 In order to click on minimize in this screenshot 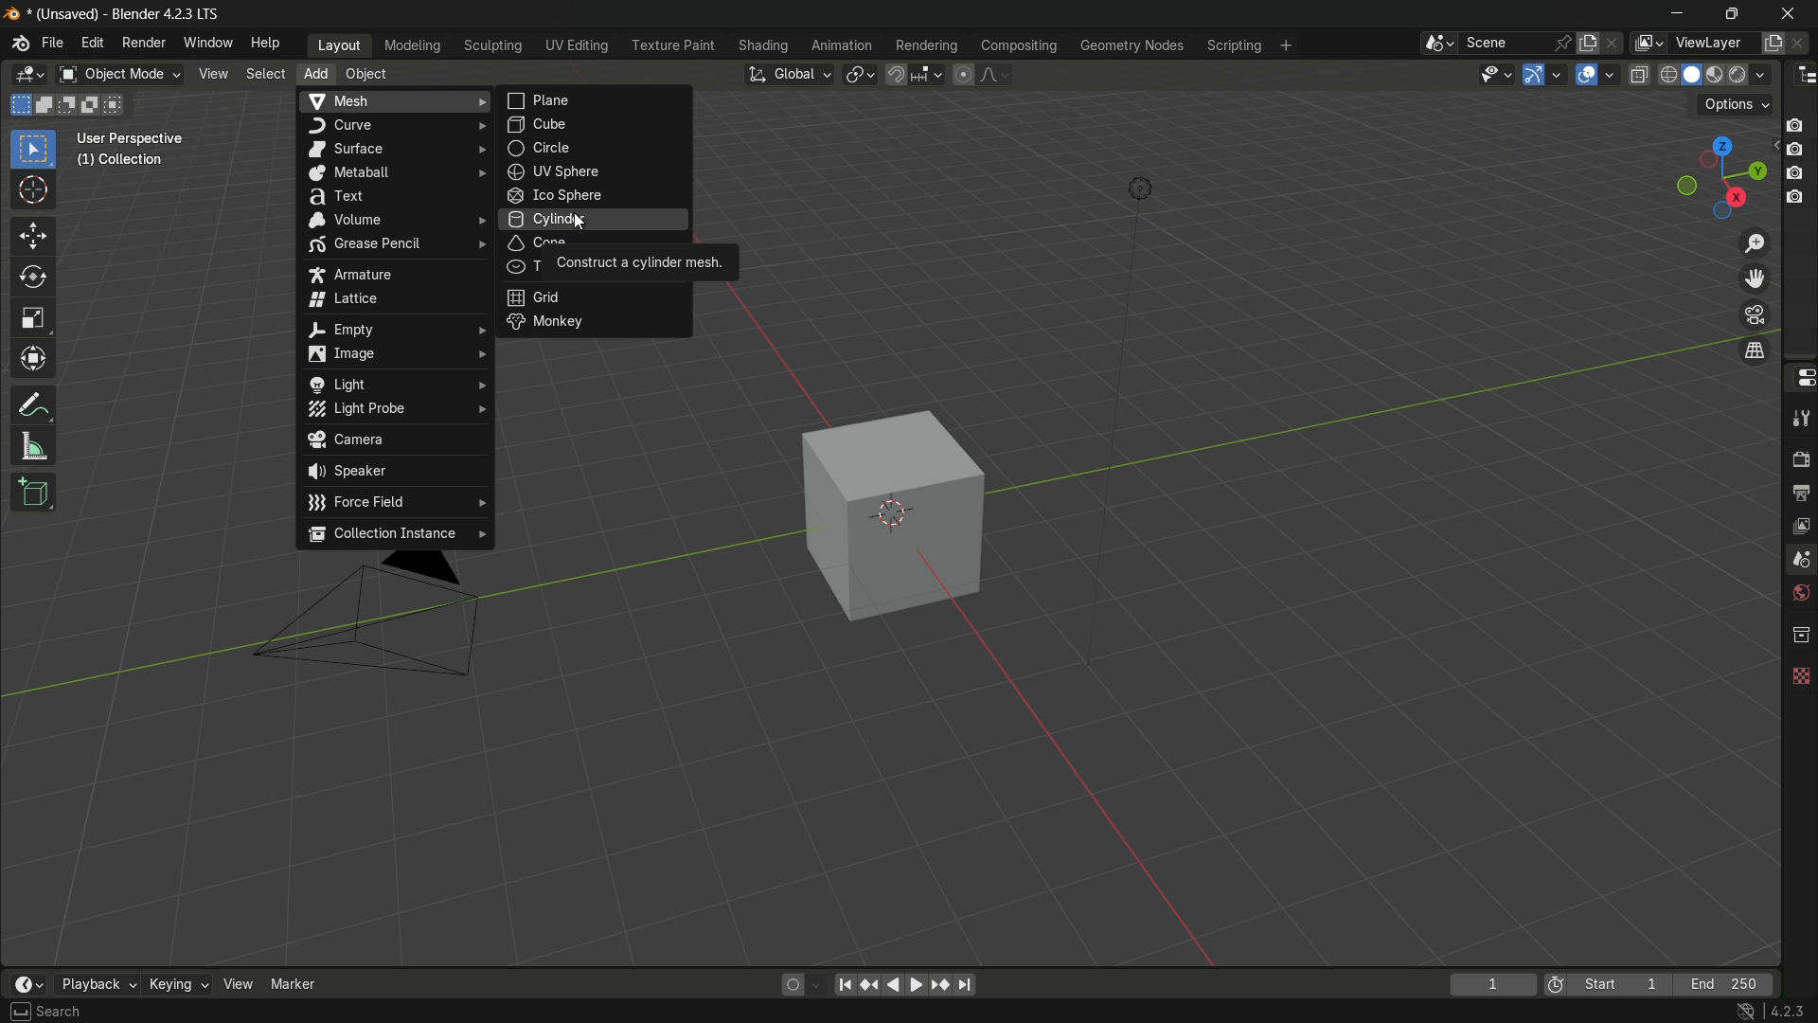, I will do `click(1678, 15)`.